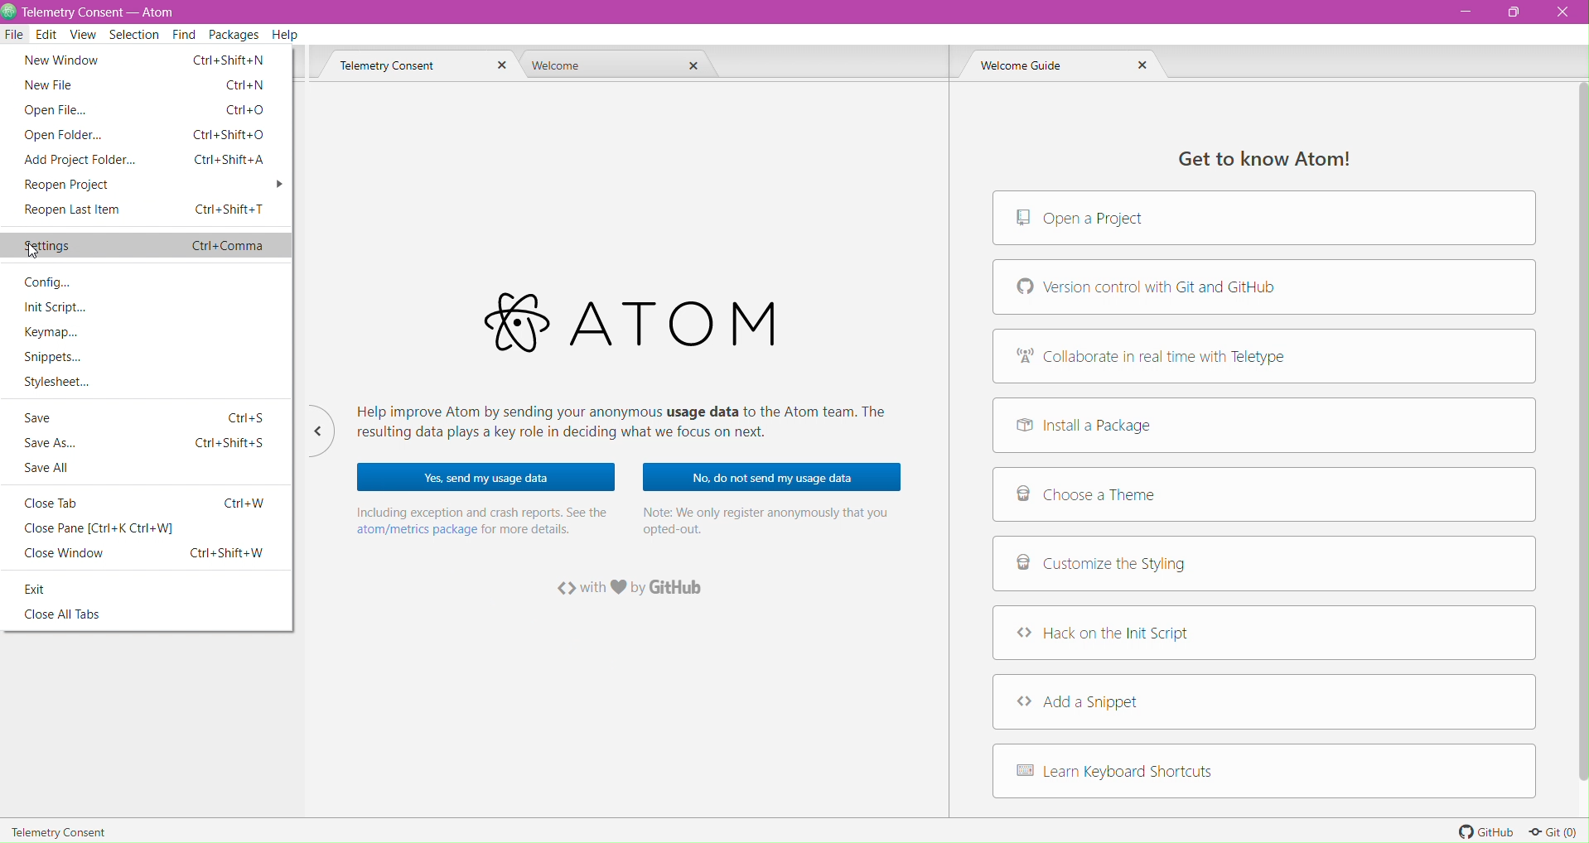 The image size is (1589, 843). What do you see at coordinates (1554, 832) in the screenshot?
I see `Git (0)` at bounding box center [1554, 832].